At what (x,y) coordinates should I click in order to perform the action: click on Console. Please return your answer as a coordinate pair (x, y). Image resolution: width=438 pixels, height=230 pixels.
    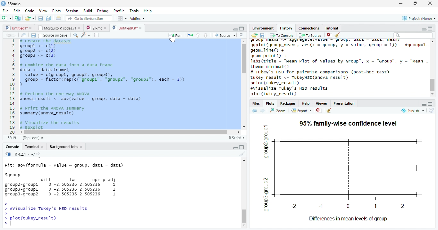
    Looking at the image, I should click on (12, 147).